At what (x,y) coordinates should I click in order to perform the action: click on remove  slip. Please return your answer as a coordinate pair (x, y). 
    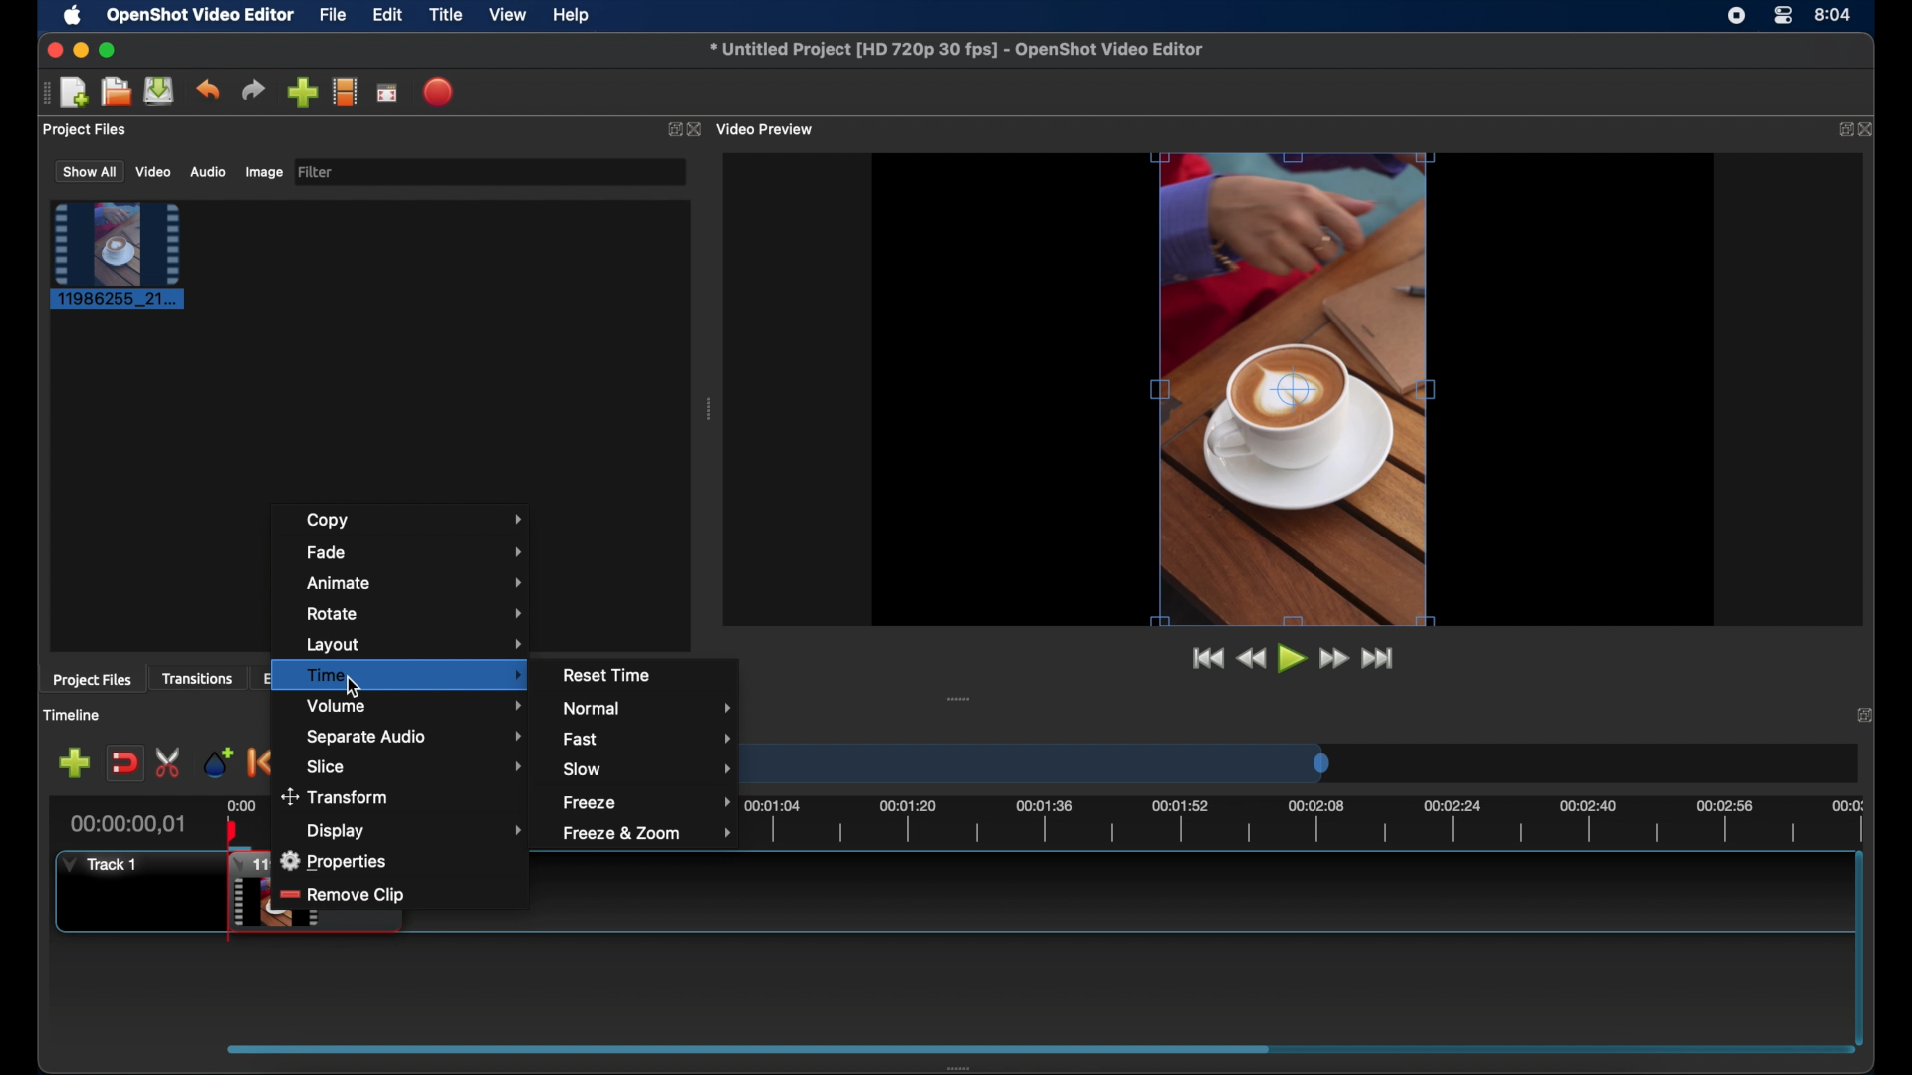
    Looking at the image, I should click on (345, 896).